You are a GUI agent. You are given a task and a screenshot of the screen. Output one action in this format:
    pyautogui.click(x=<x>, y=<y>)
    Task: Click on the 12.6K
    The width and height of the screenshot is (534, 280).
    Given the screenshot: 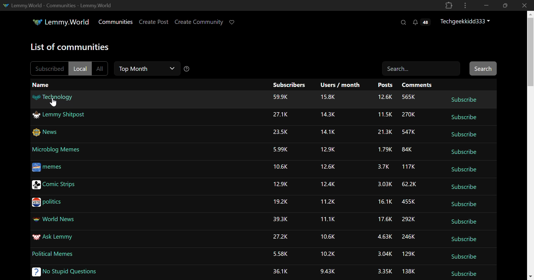 What is the action you would take?
    pyautogui.click(x=327, y=167)
    